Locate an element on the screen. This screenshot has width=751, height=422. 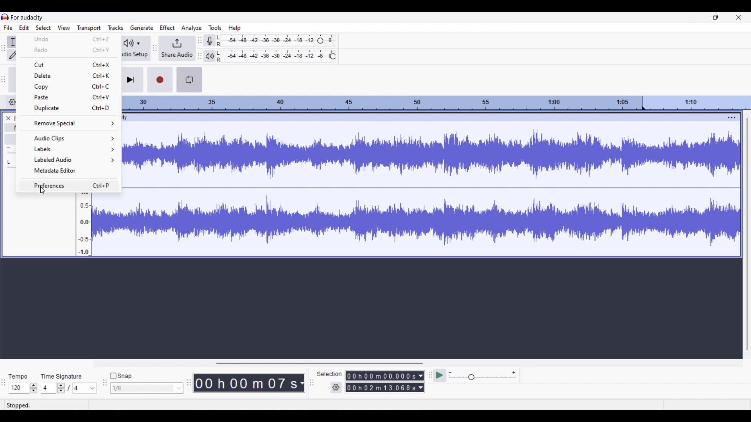
Generate menu is located at coordinates (142, 28).